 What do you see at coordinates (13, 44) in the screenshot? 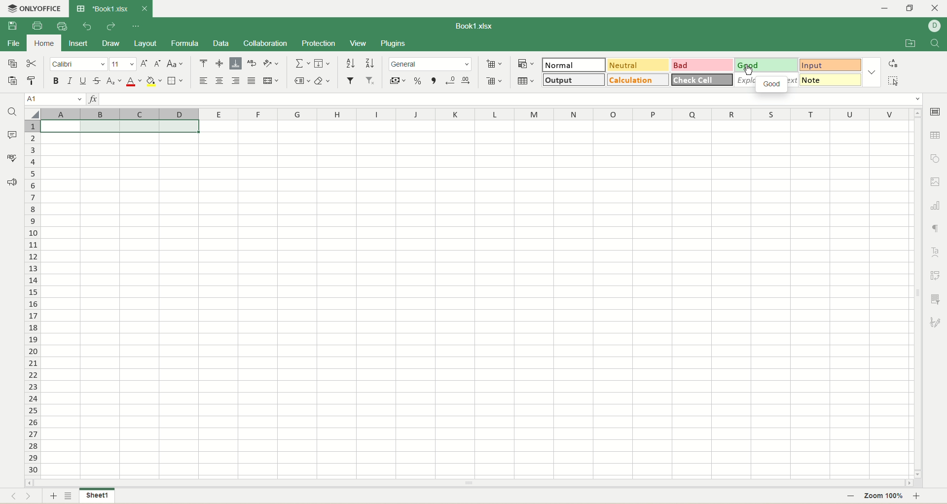
I see `file` at bounding box center [13, 44].